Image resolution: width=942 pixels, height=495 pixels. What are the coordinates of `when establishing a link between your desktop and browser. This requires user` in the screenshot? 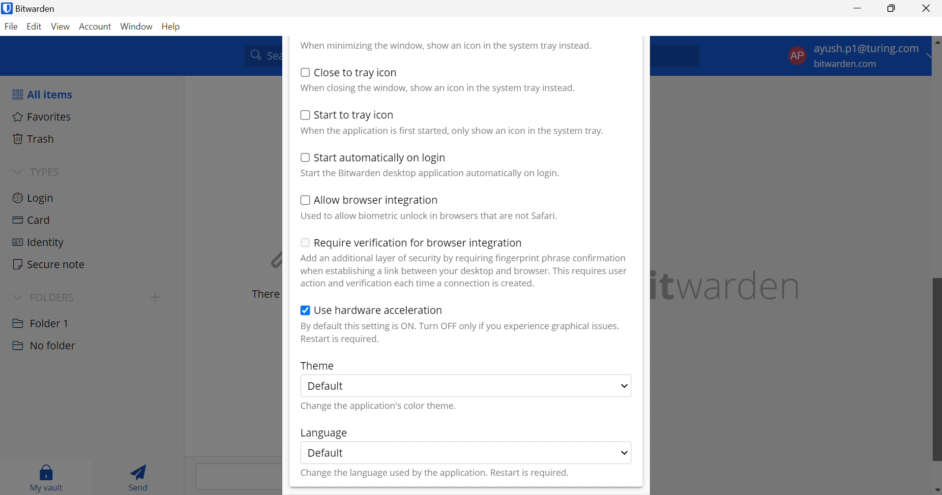 It's located at (465, 271).